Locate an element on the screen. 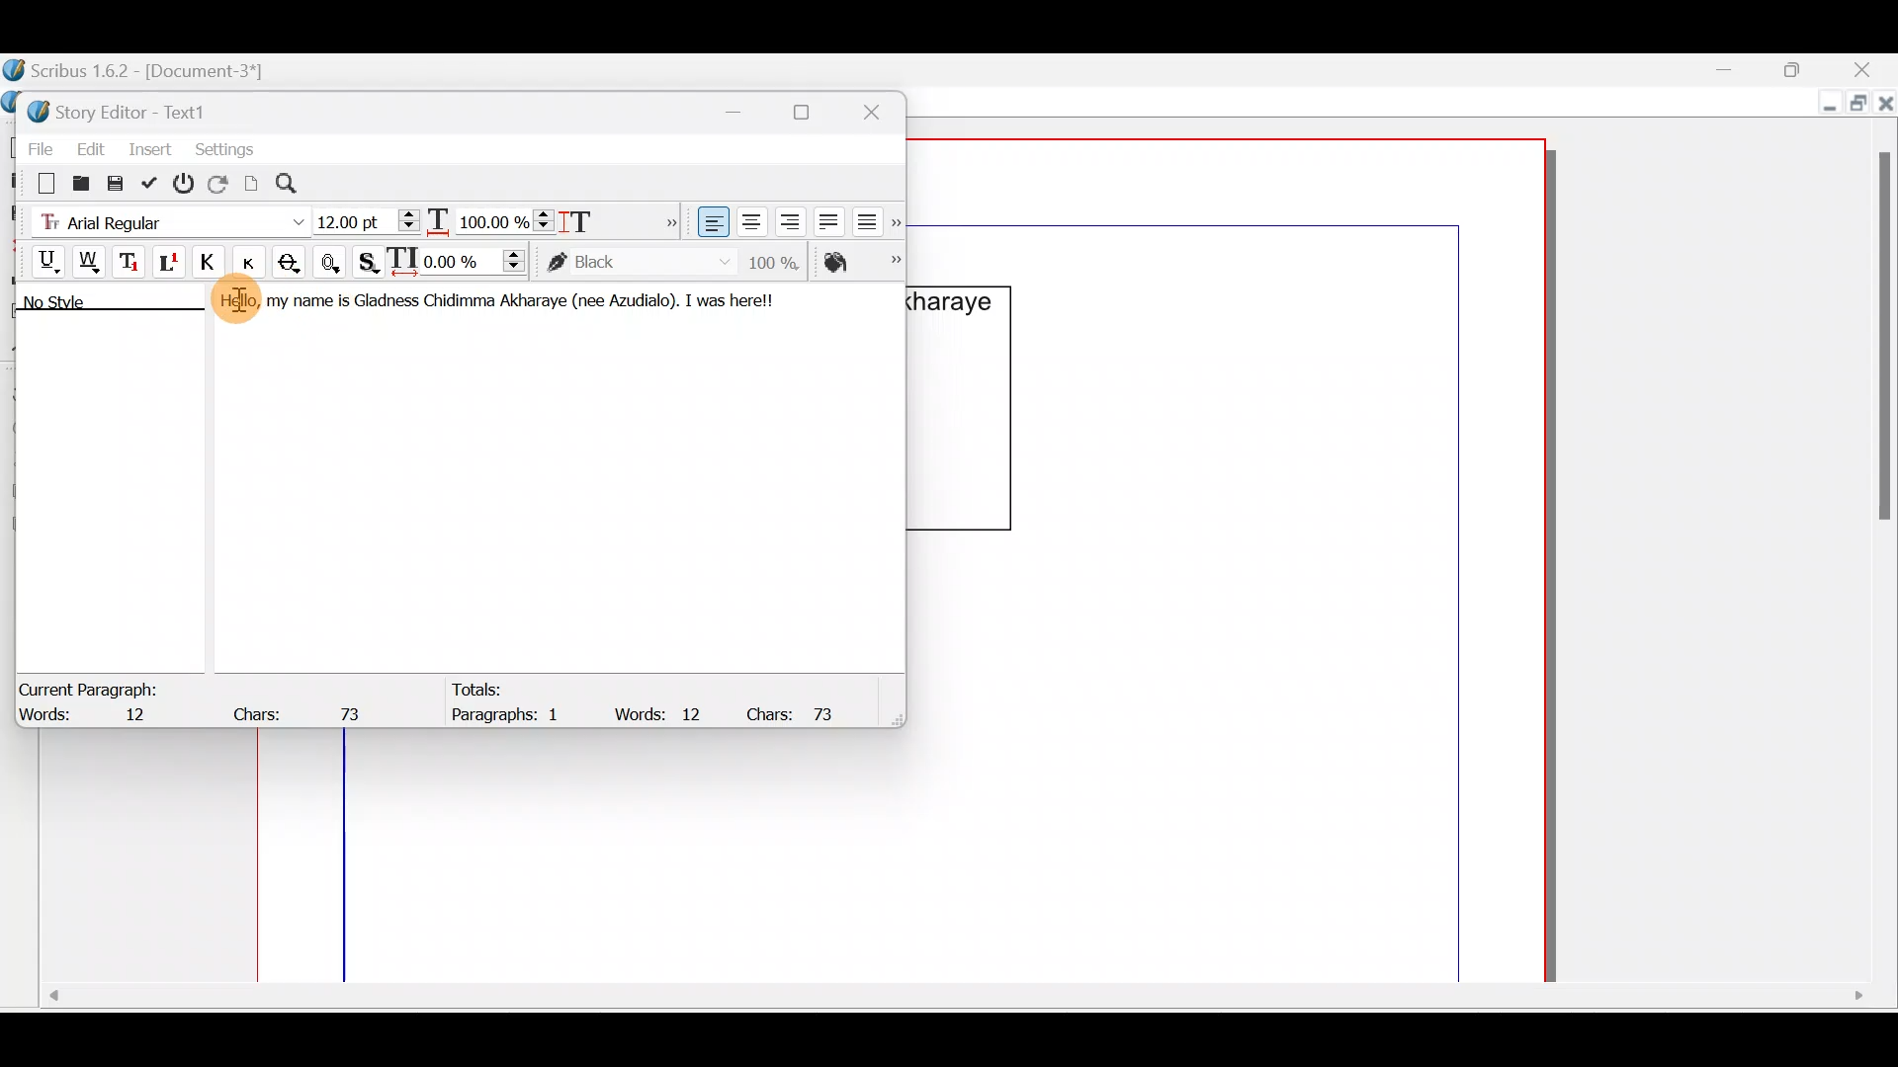 The width and height of the screenshot is (1898, 1067). Font type - Arial Regular is located at coordinates (164, 218).